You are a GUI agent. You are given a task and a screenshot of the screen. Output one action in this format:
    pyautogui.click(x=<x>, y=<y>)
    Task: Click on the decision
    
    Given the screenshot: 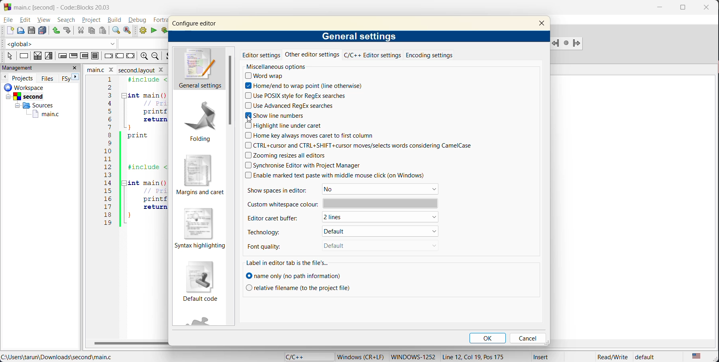 What is the action you would take?
    pyautogui.click(x=36, y=56)
    